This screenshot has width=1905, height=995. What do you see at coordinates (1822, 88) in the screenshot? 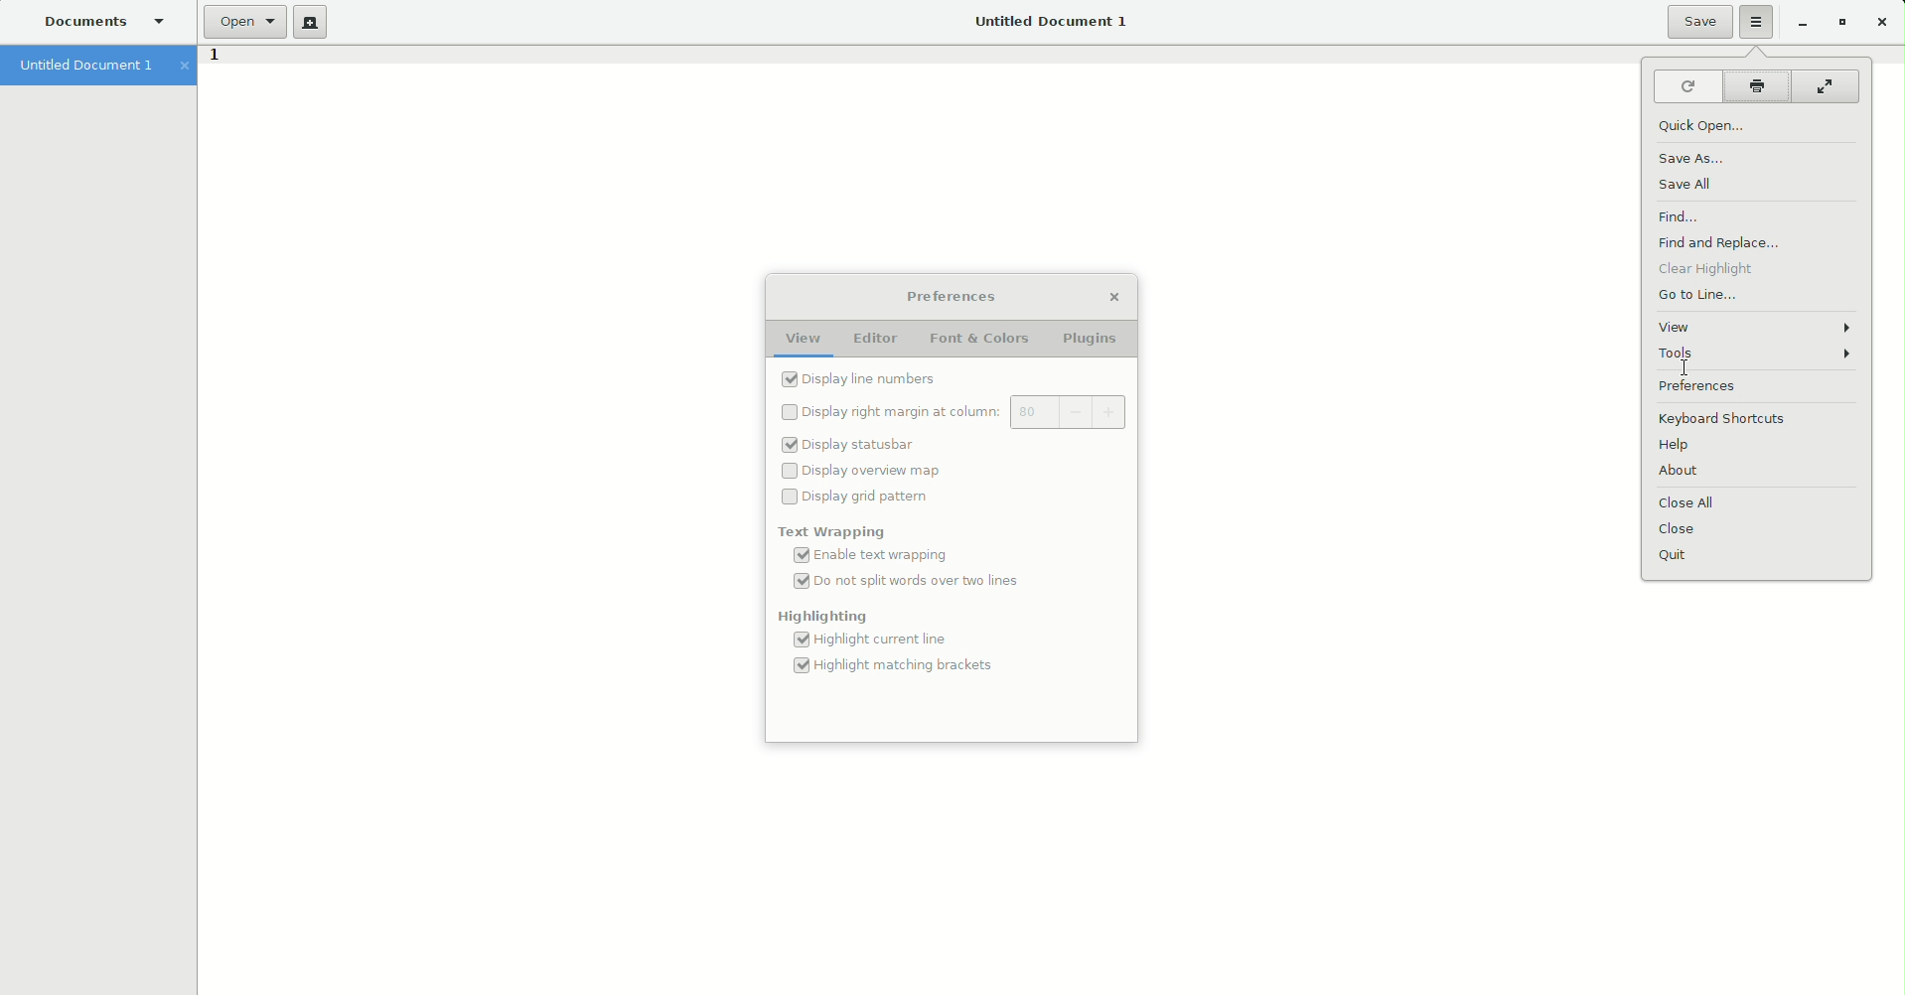
I see `Fullscreen` at bounding box center [1822, 88].